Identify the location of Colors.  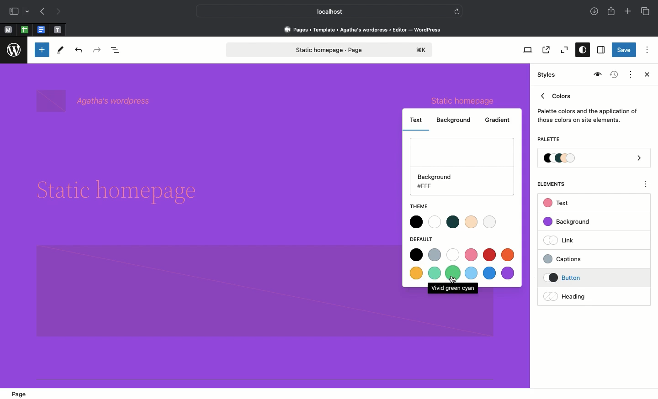
(588, 106).